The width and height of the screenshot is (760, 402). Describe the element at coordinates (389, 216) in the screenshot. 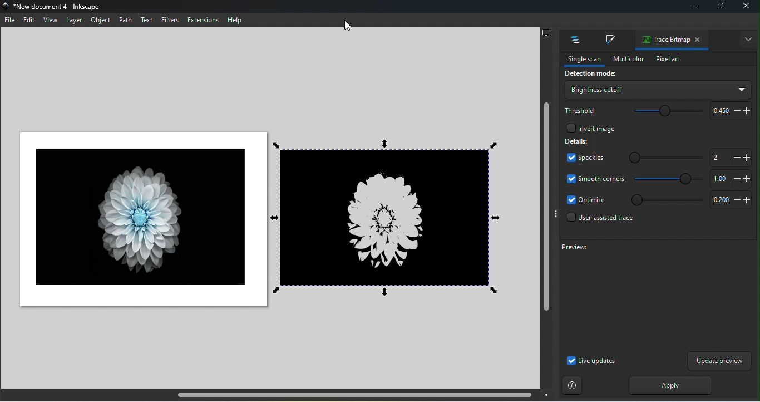

I see `Traced image` at that location.